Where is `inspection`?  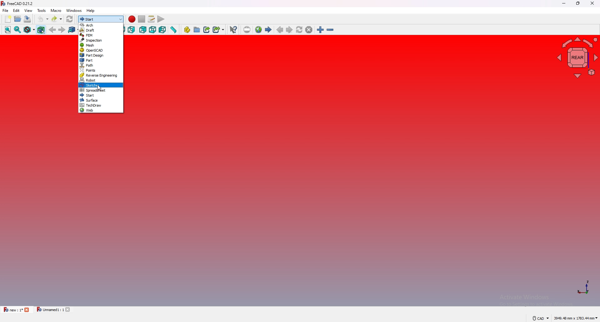 inspection is located at coordinates (101, 40).